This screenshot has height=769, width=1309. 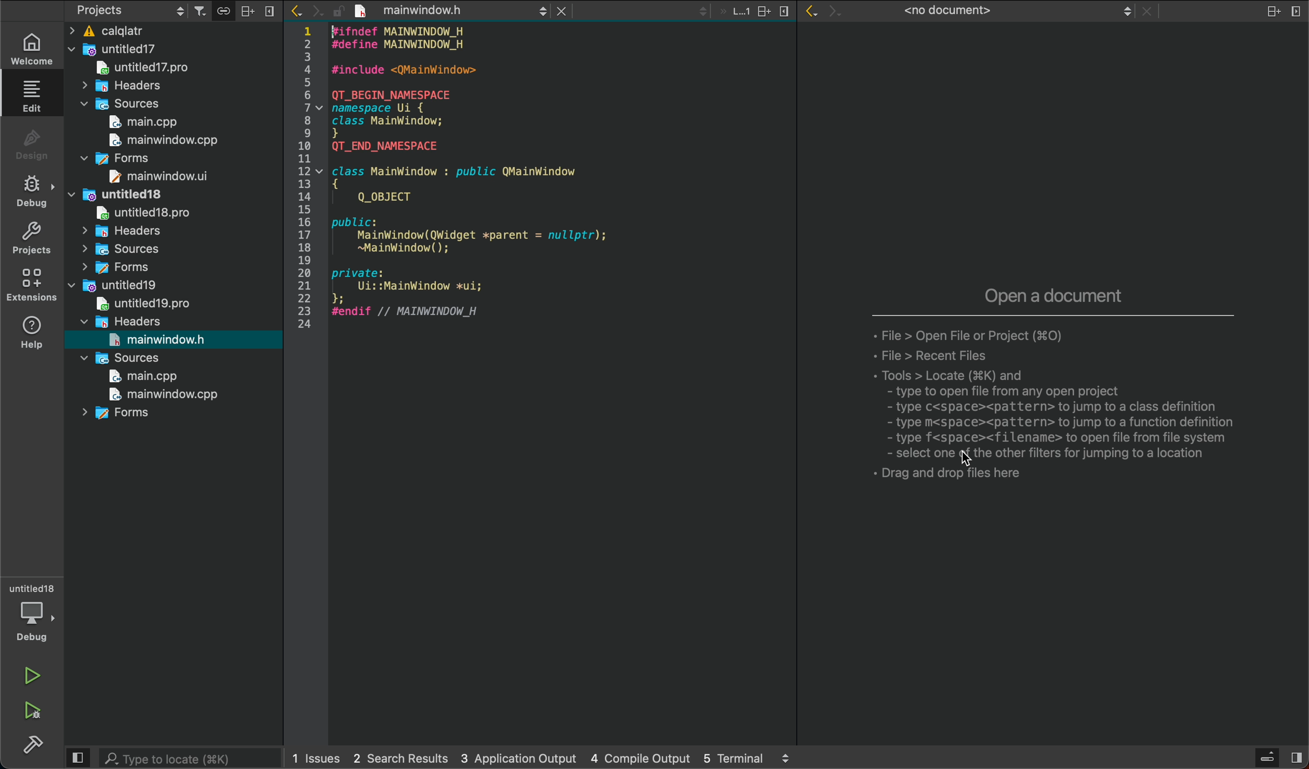 I want to click on edit, so click(x=33, y=94).